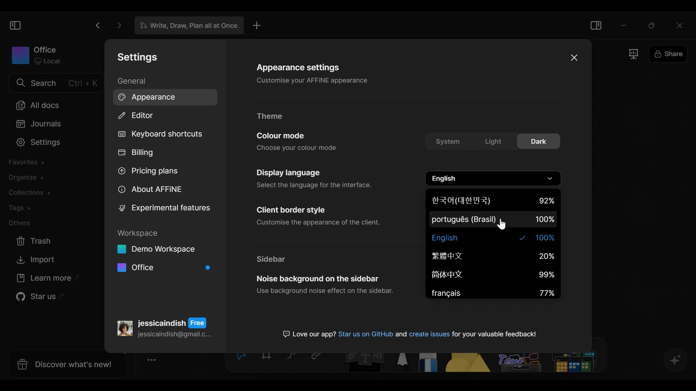  I want to click on Other, so click(21, 223).